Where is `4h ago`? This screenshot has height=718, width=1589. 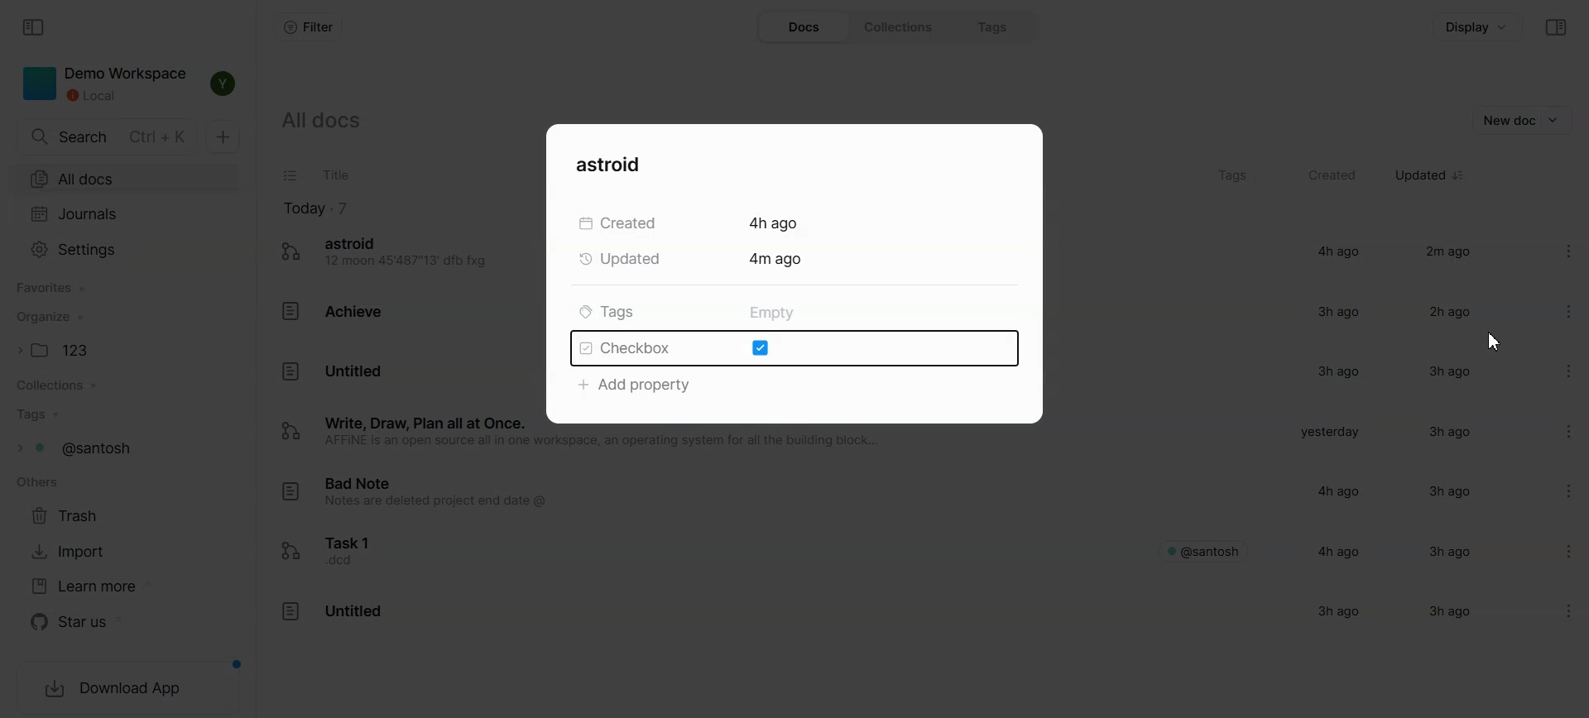
4h ago is located at coordinates (1332, 491).